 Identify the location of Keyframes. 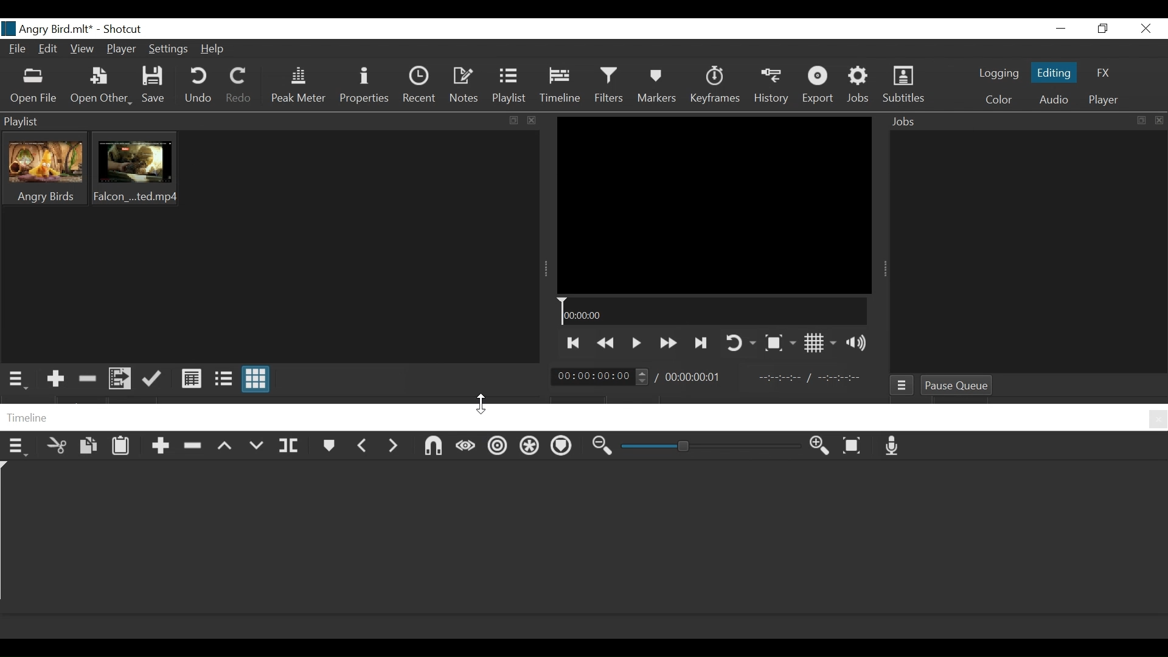
(714, 85).